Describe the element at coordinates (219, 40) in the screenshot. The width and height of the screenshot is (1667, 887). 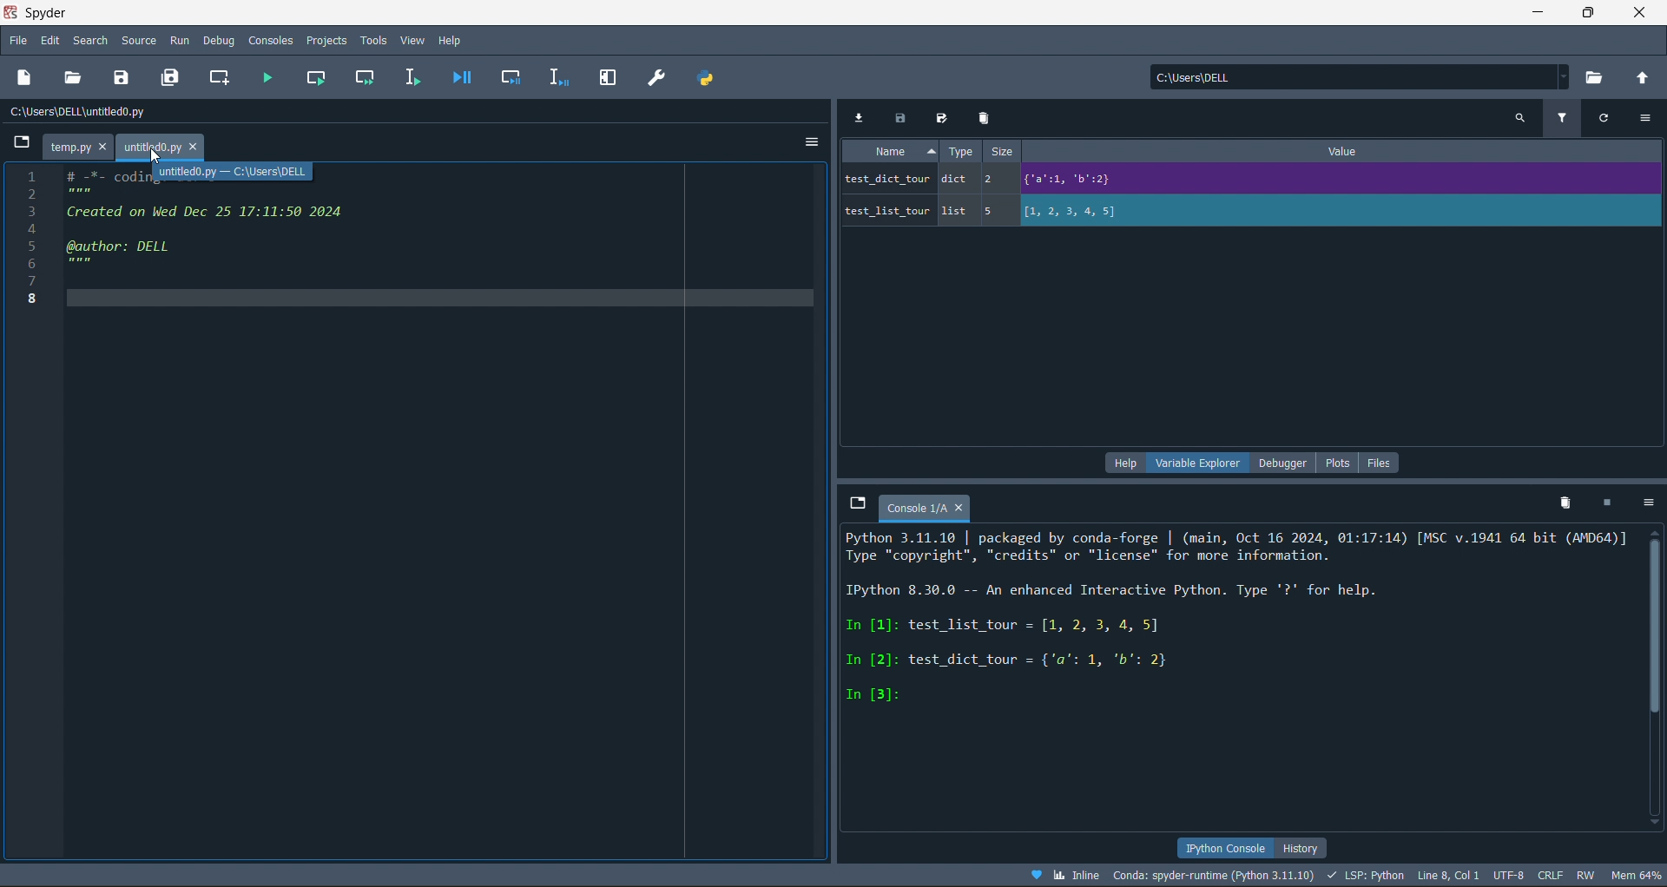
I see `debug` at that location.